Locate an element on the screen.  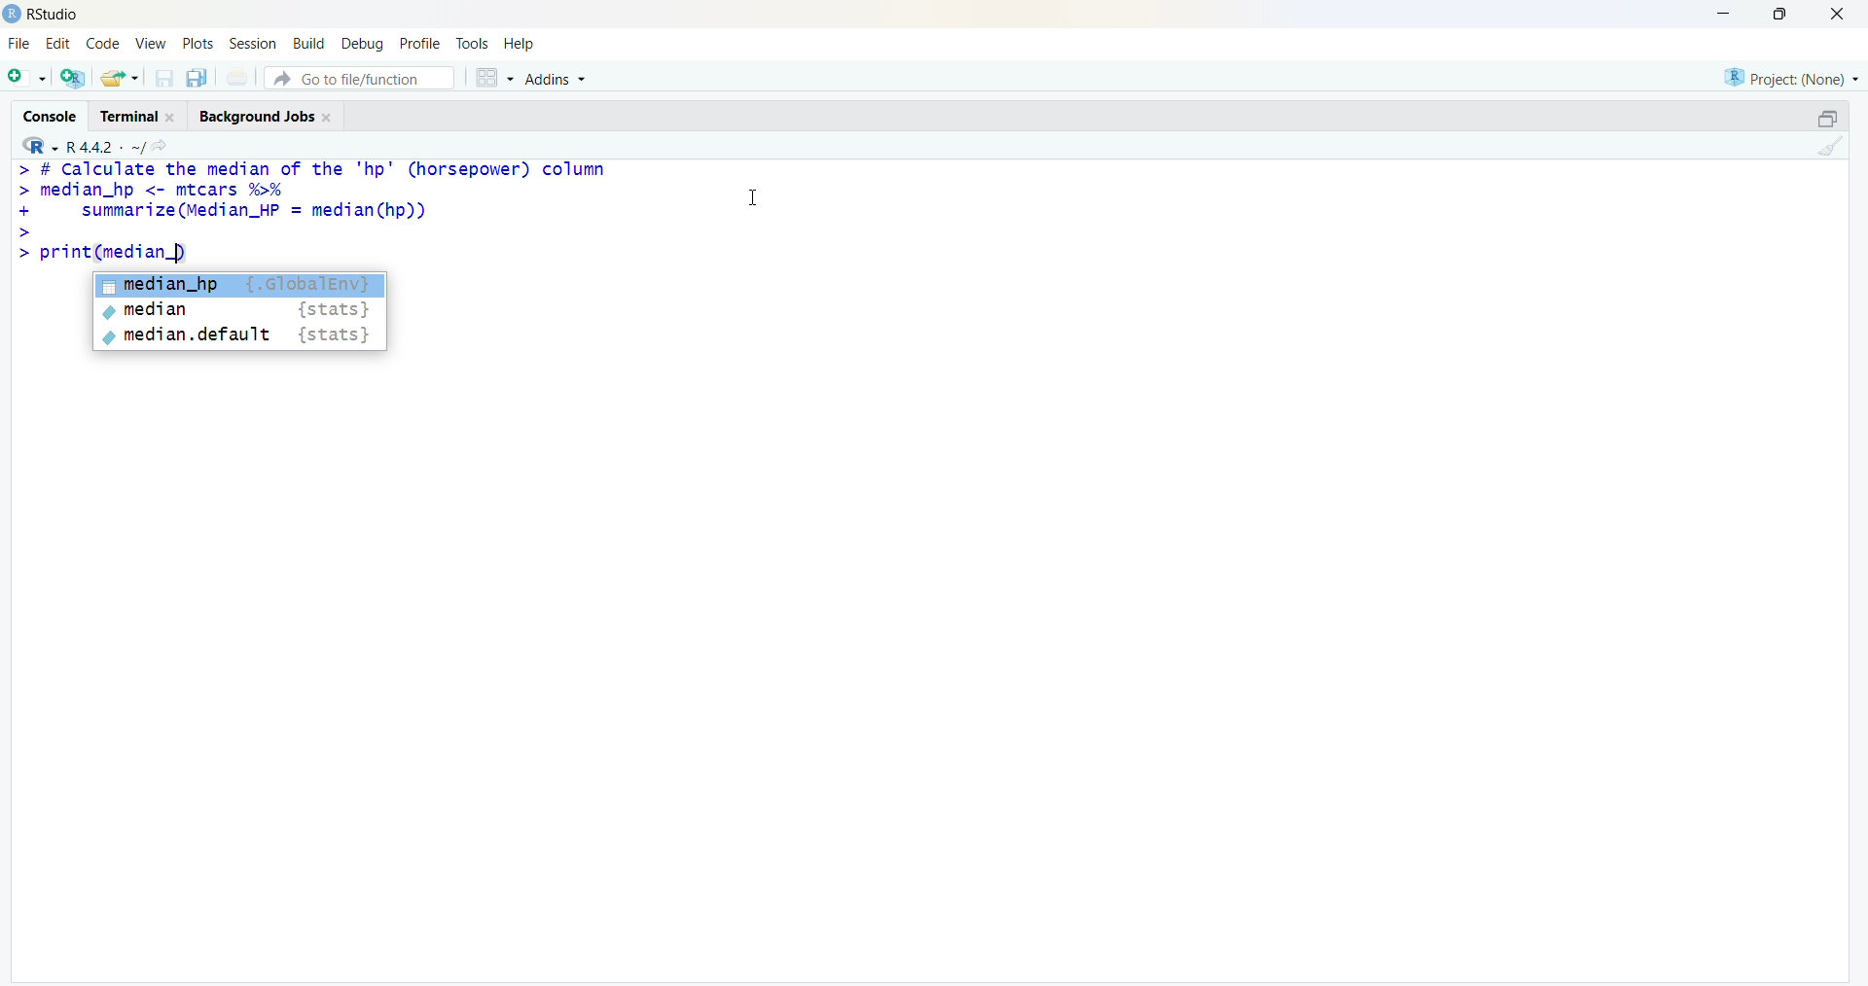
logo is located at coordinates (12, 15).